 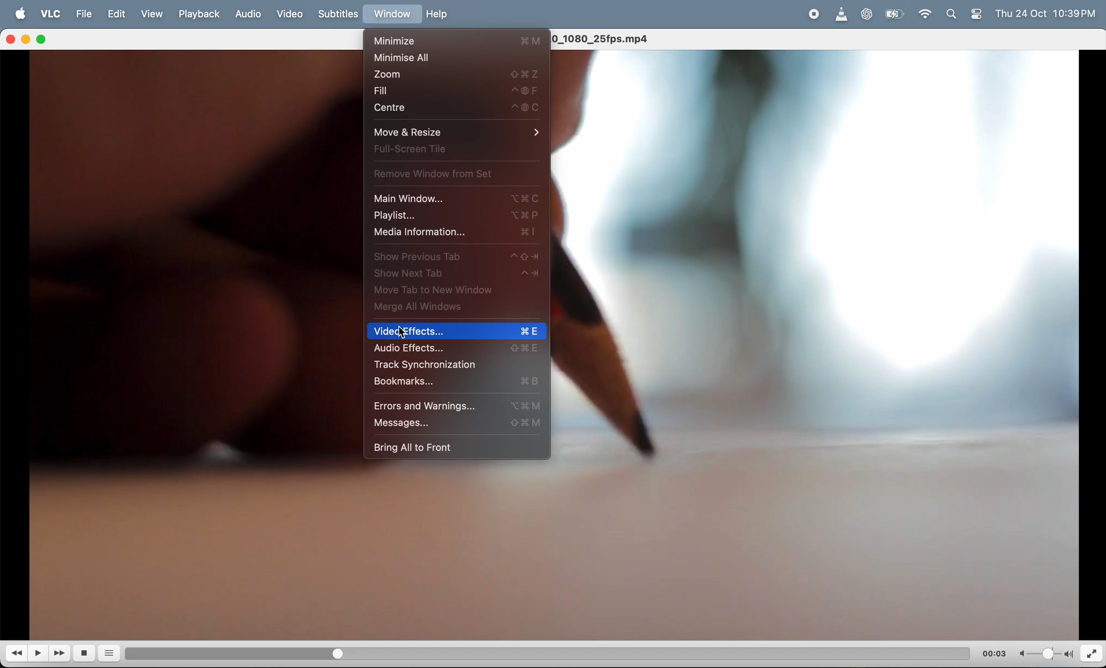 What do you see at coordinates (442, 173) in the screenshot?
I see `remove Window from seat` at bounding box center [442, 173].